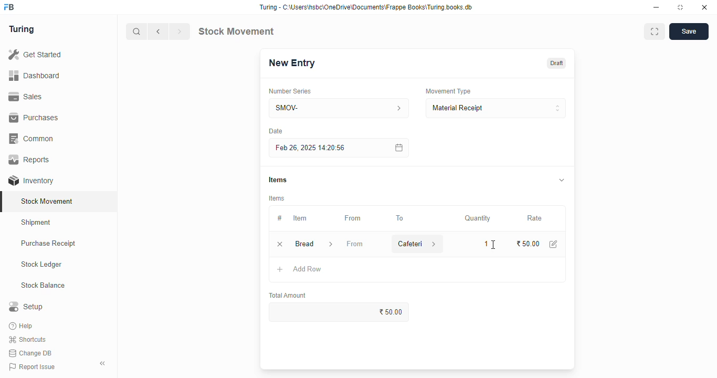 The height and width of the screenshot is (378, 717). What do you see at coordinates (48, 243) in the screenshot?
I see `purchase receipt` at bounding box center [48, 243].